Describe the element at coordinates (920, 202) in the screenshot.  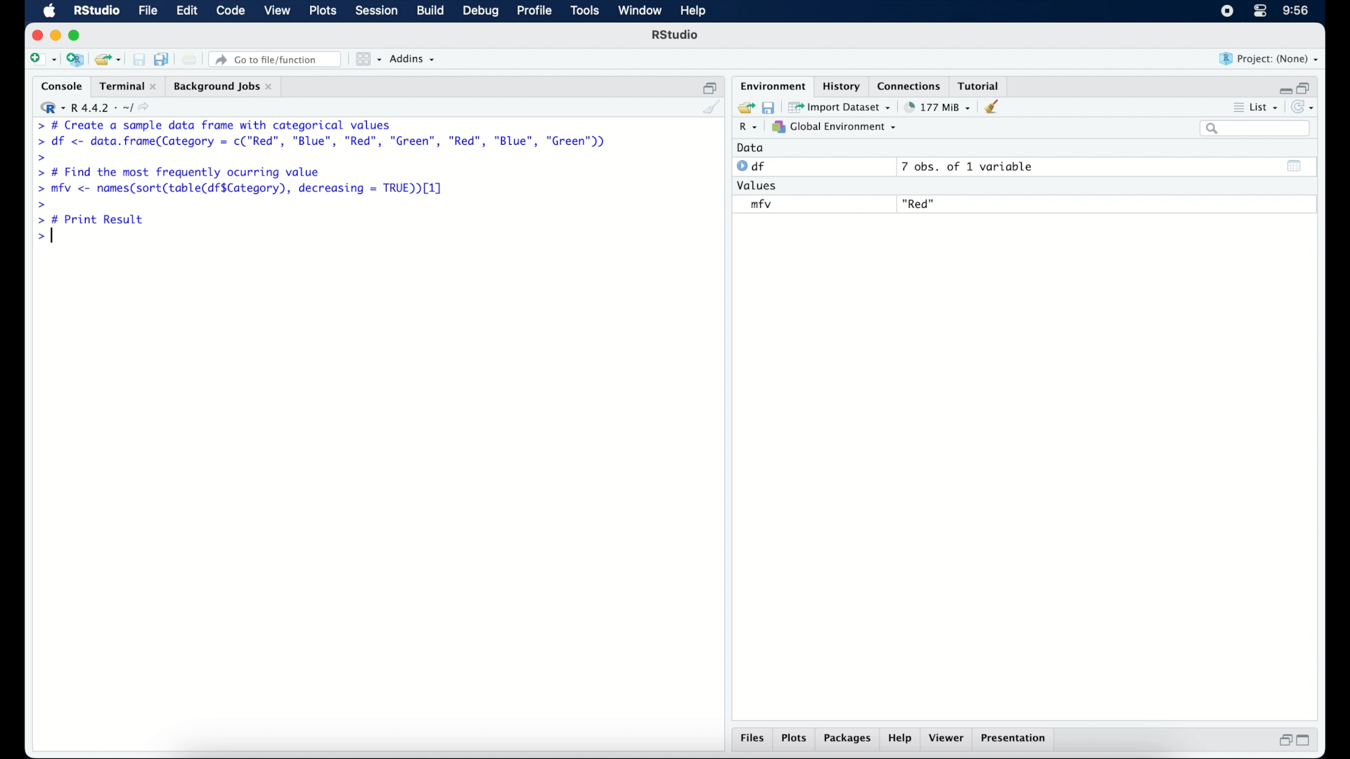
I see `"Red"` at that location.